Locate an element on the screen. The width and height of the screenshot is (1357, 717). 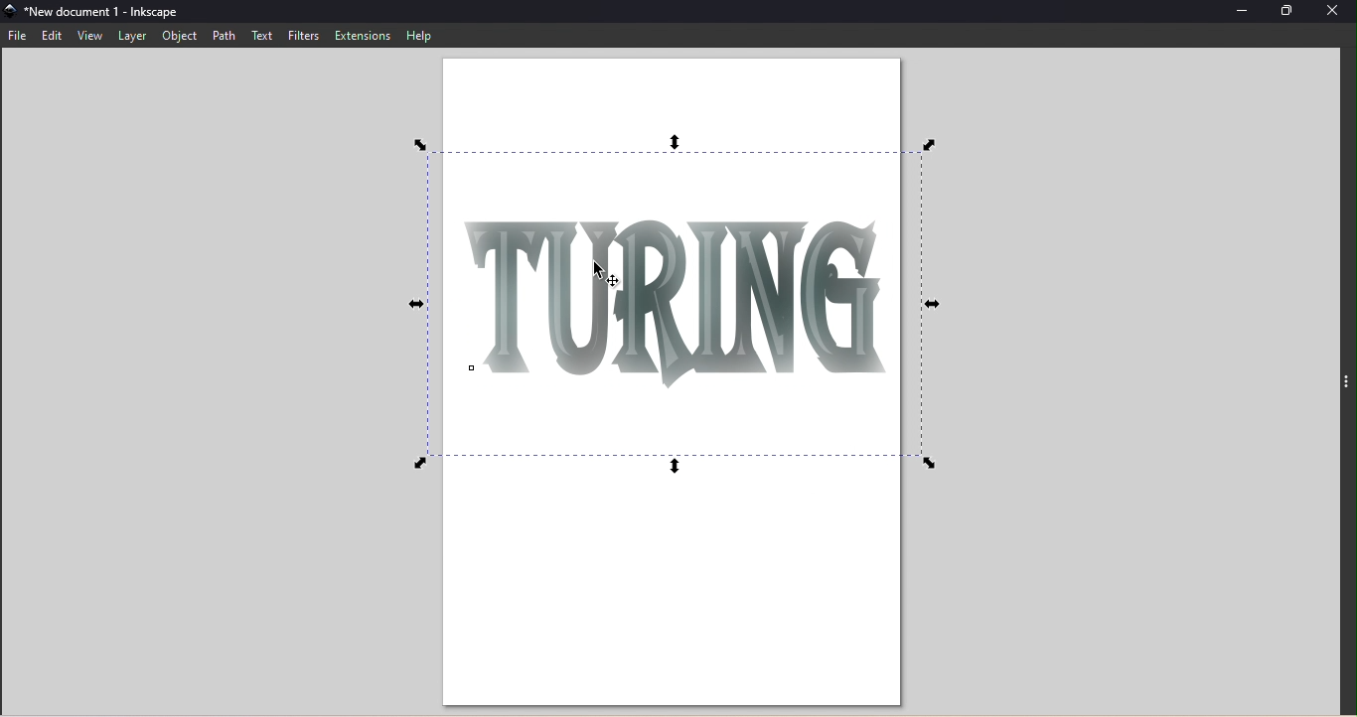
Layer is located at coordinates (134, 37).